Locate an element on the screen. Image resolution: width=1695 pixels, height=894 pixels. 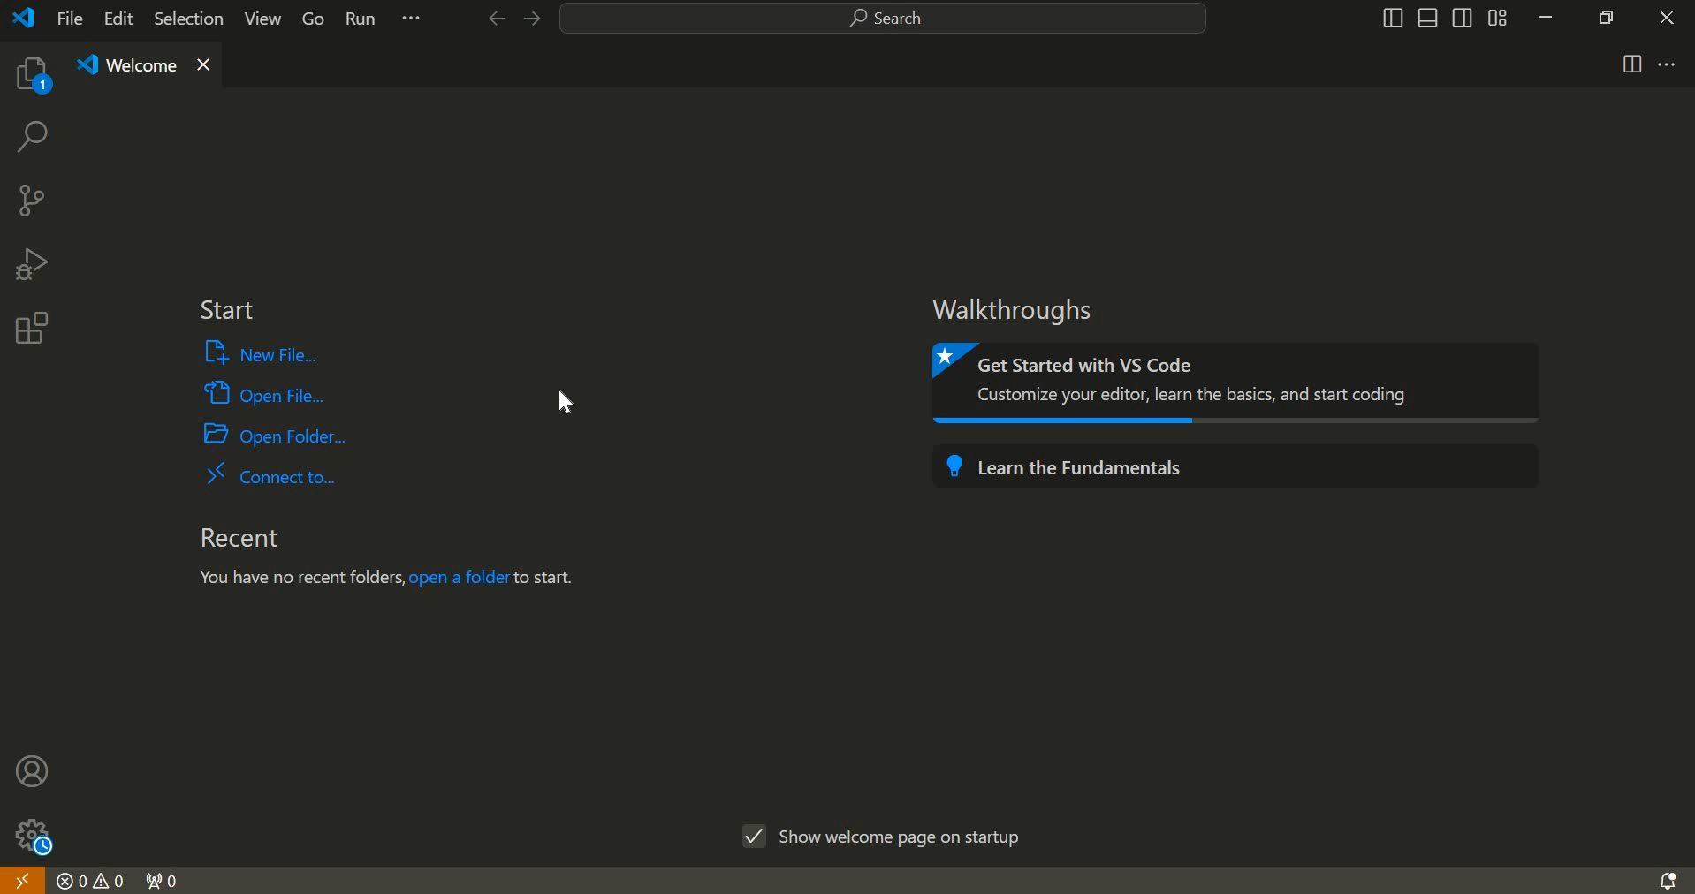
file is located at coordinates (70, 18).